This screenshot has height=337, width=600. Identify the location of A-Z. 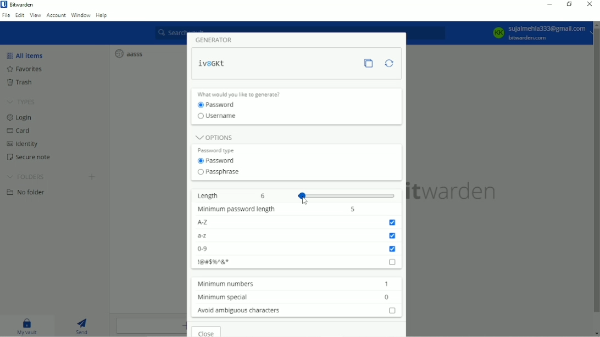
(298, 222).